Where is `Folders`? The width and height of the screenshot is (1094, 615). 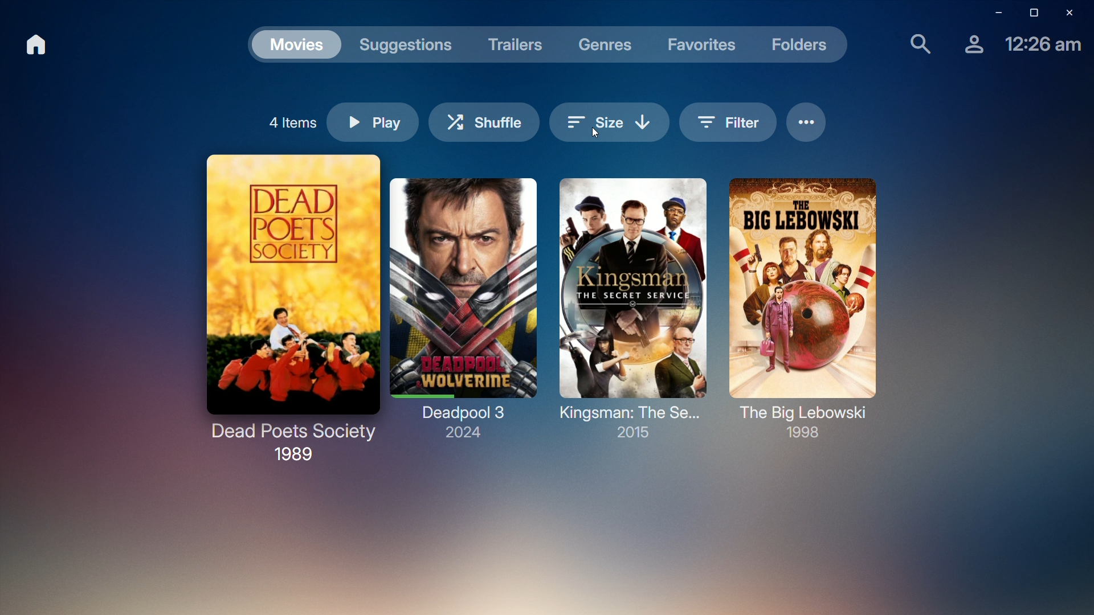
Folders is located at coordinates (803, 48).